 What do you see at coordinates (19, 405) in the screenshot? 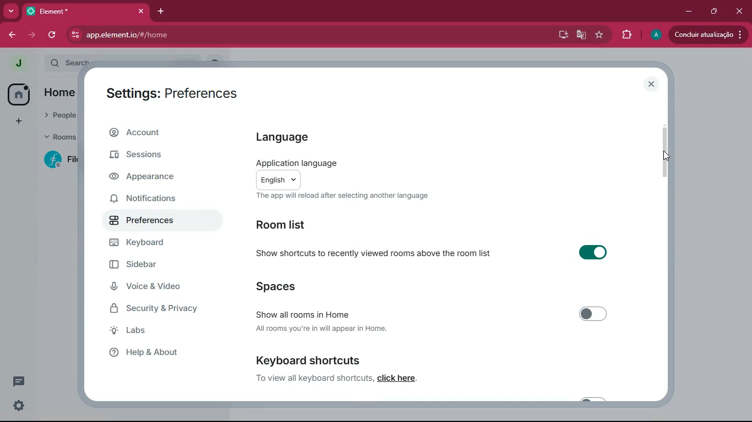
I see `quick settings` at bounding box center [19, 405].